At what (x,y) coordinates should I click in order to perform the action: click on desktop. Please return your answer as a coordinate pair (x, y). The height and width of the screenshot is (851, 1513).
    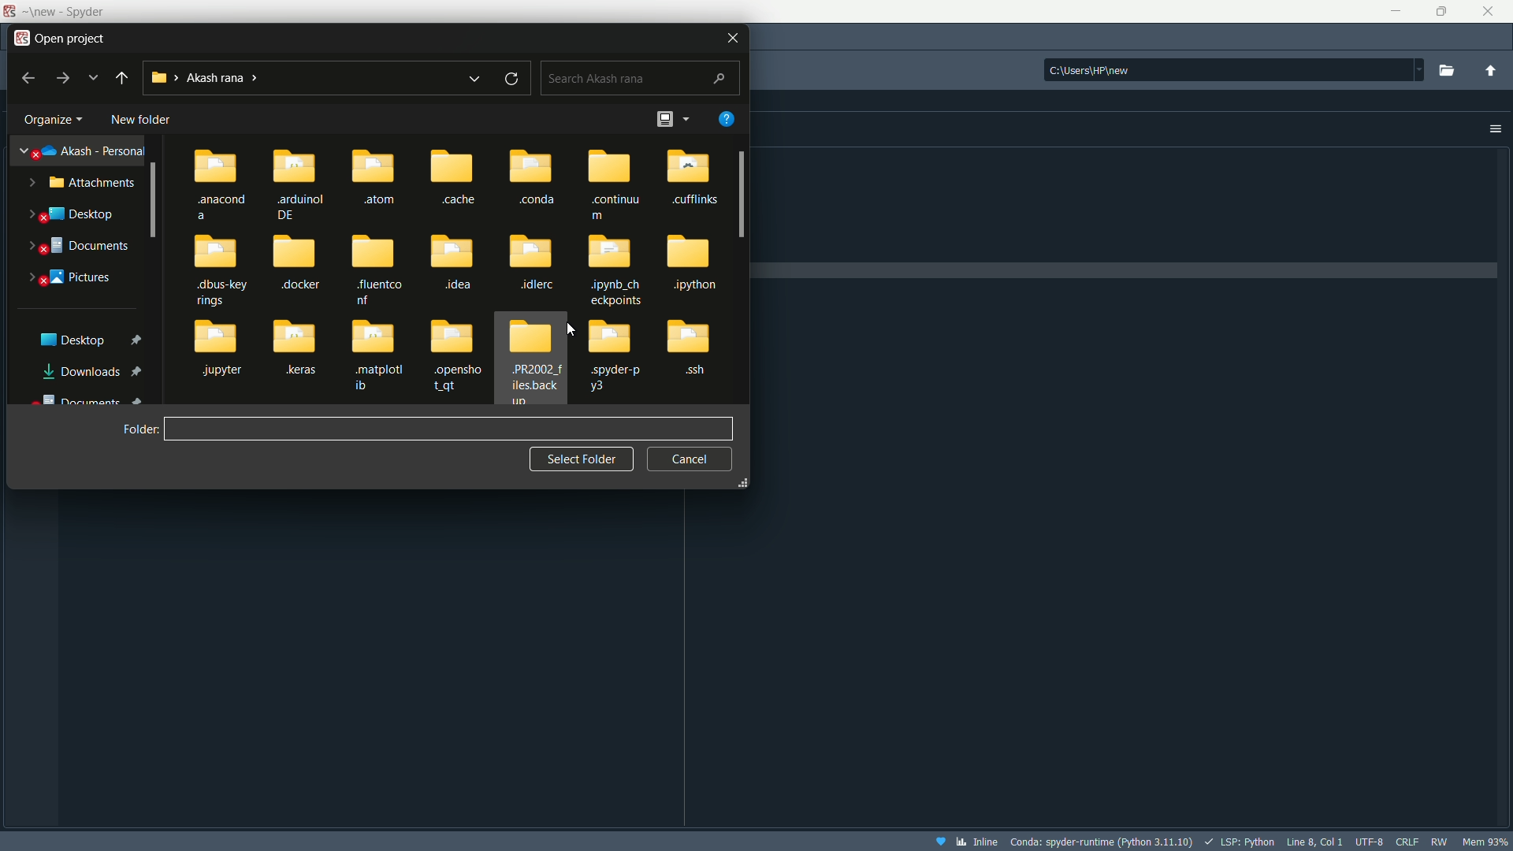
    Looking at the image, I should click on (72, 216).